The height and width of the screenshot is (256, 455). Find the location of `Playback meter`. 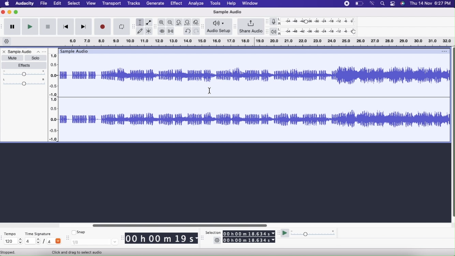

Playback meter is located at coordinates (276, 32).